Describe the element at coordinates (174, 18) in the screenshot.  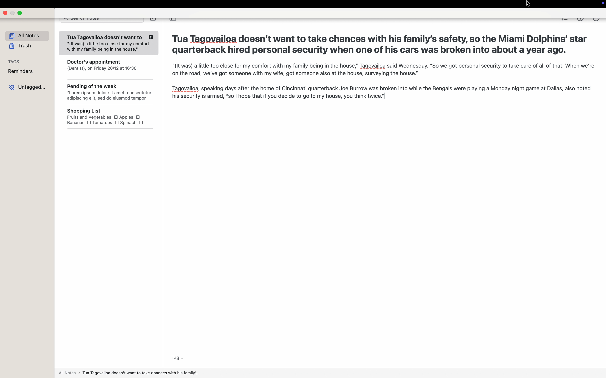
I see `toggle sidebar` at that location.